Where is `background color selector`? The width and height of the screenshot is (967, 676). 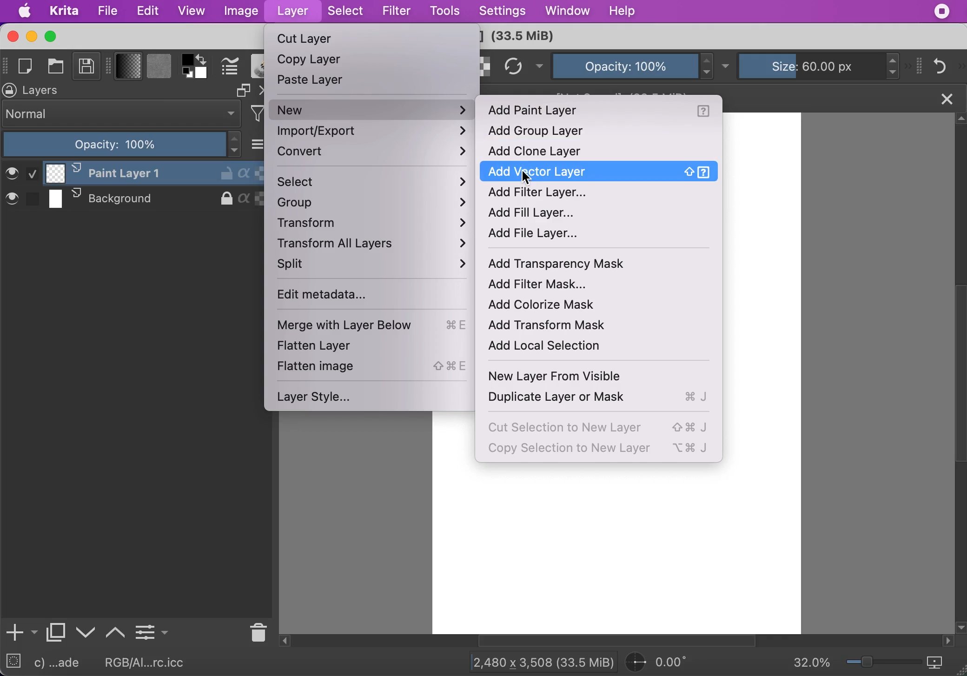 background color selector is located at coordinates (202, 74).